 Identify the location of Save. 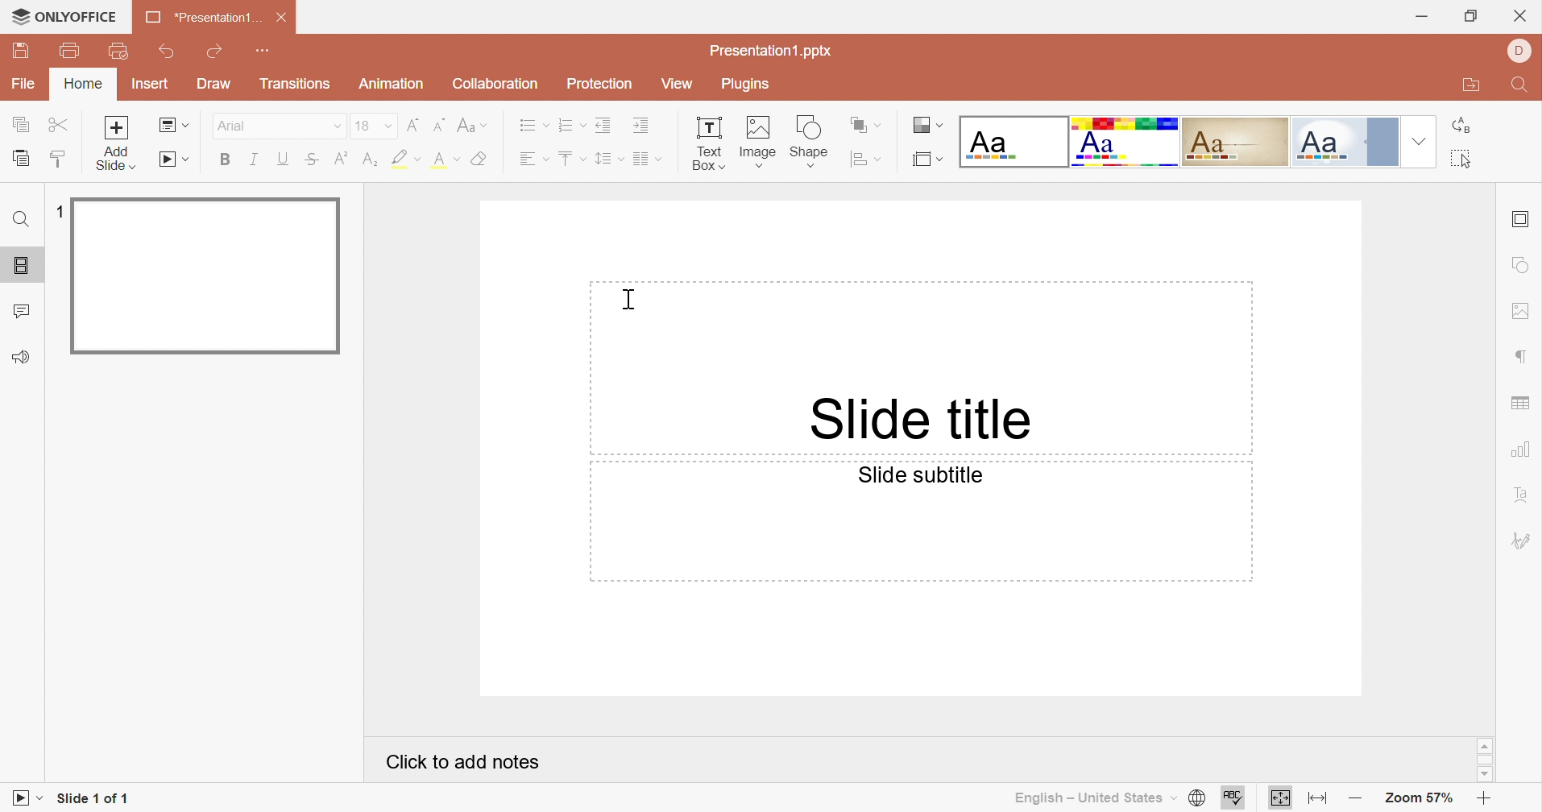
(23, 49).